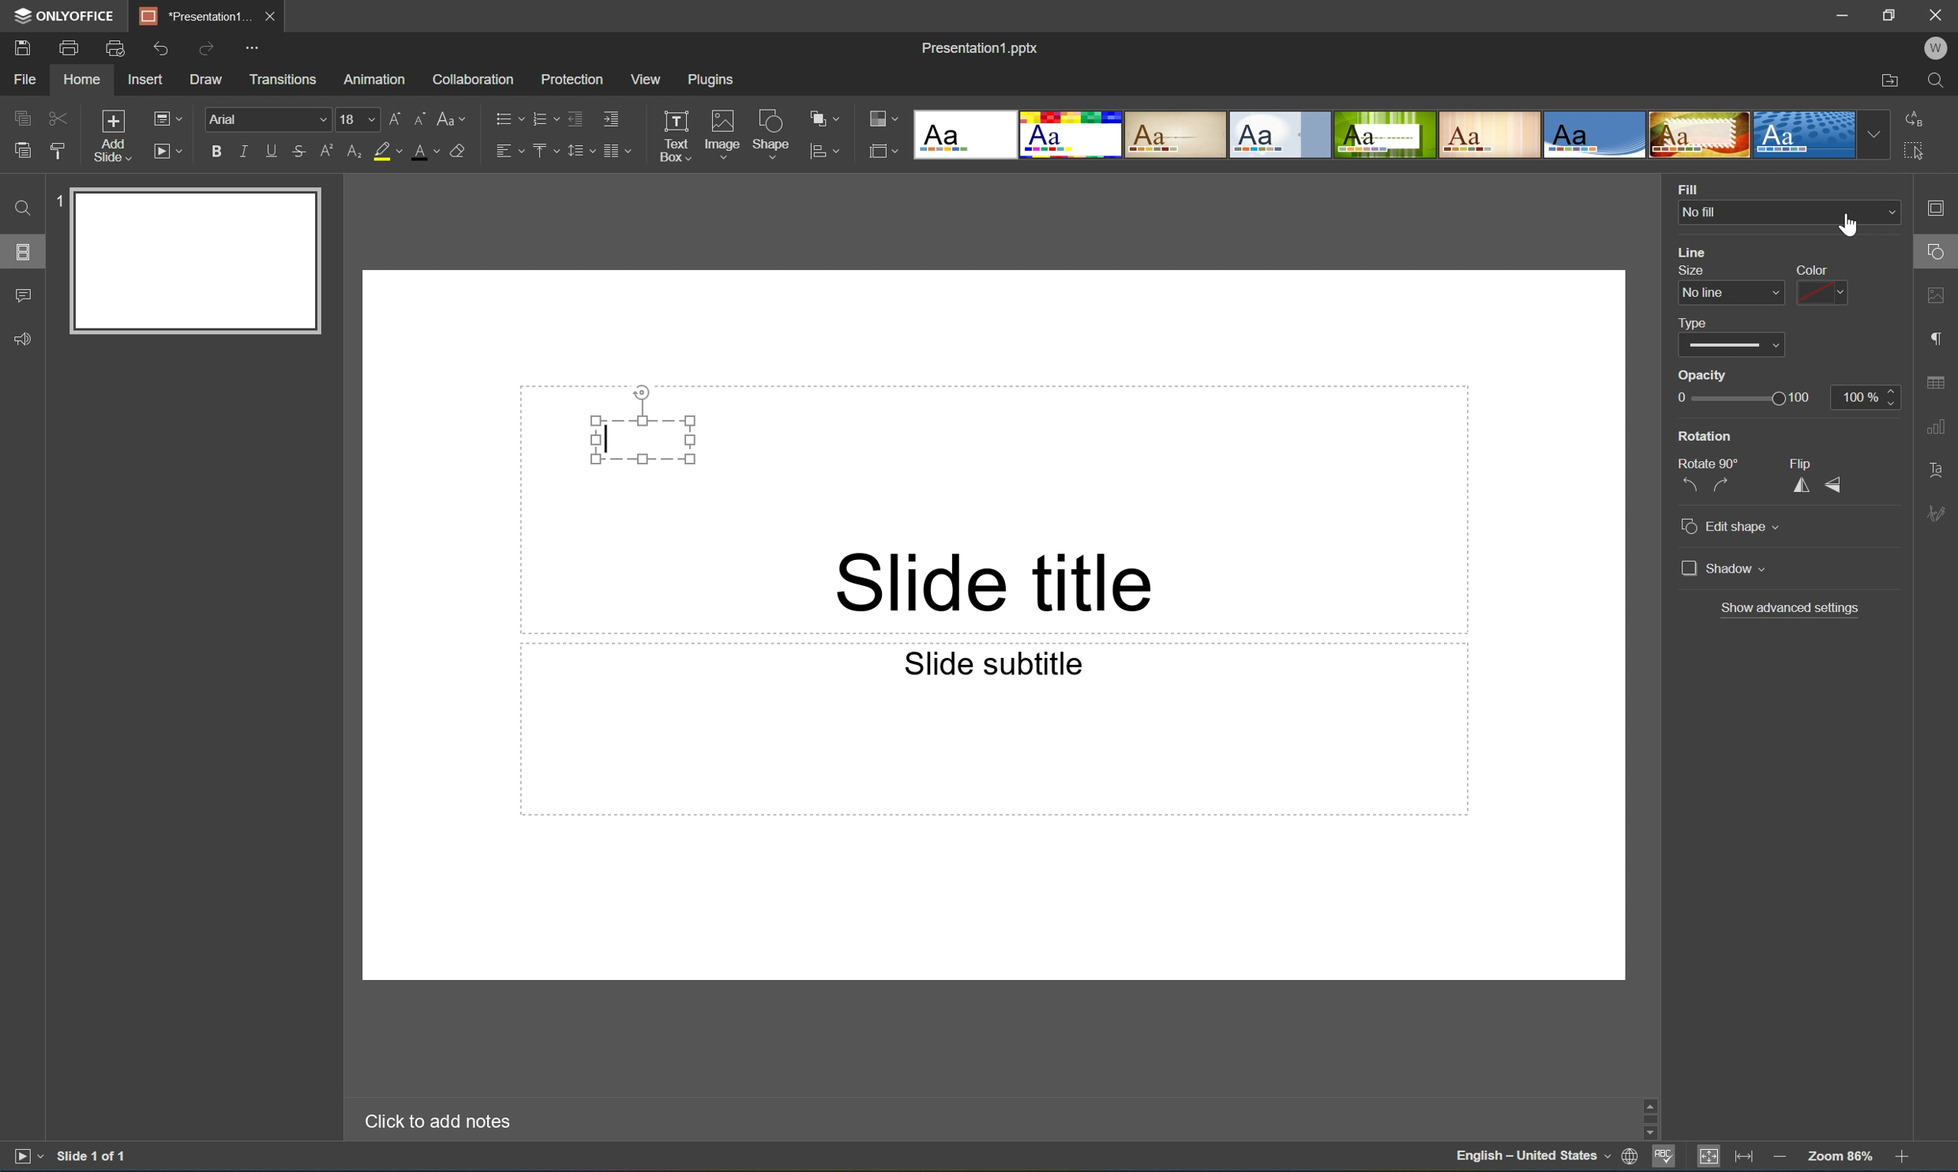  What do you see at coordinates (1696, 323) in the screenshot?
I see `Type` at bounding box center [1696, 323].